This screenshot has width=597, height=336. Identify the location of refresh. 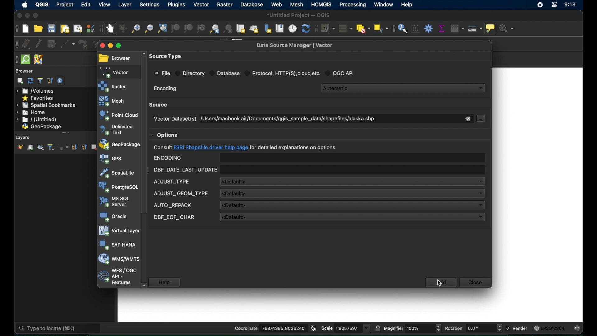
(30, 81).